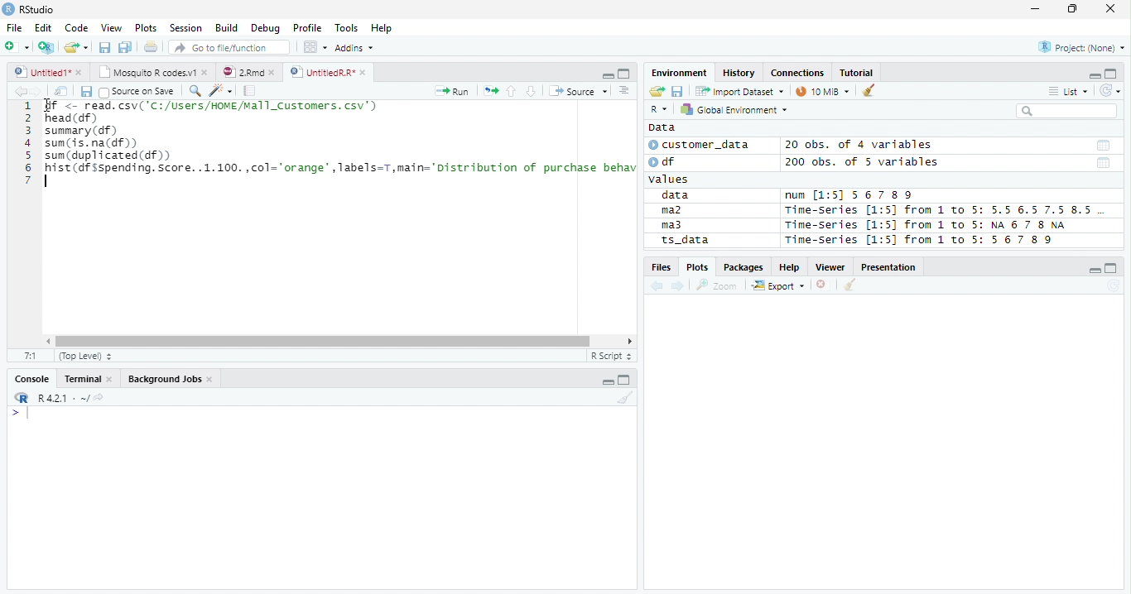 Image resolution: width=1131 pixels, height=594 pixels. I want to click on View, so click(113, 27).